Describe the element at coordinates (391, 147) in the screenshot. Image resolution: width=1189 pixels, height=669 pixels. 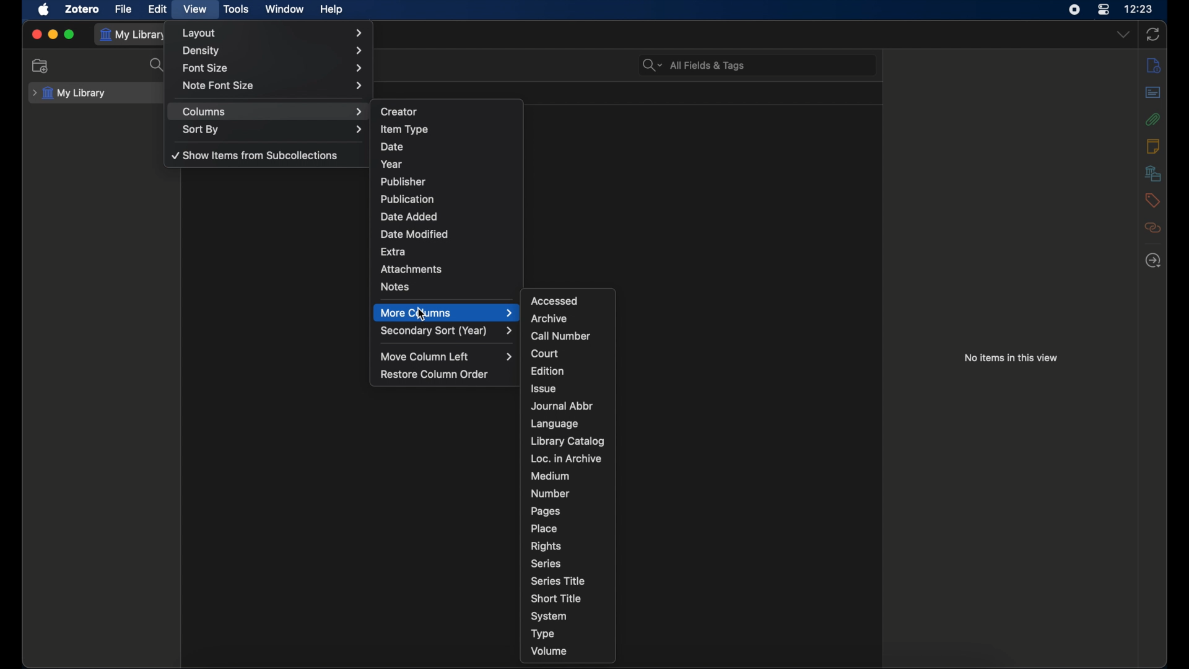
I see `date` at that location.